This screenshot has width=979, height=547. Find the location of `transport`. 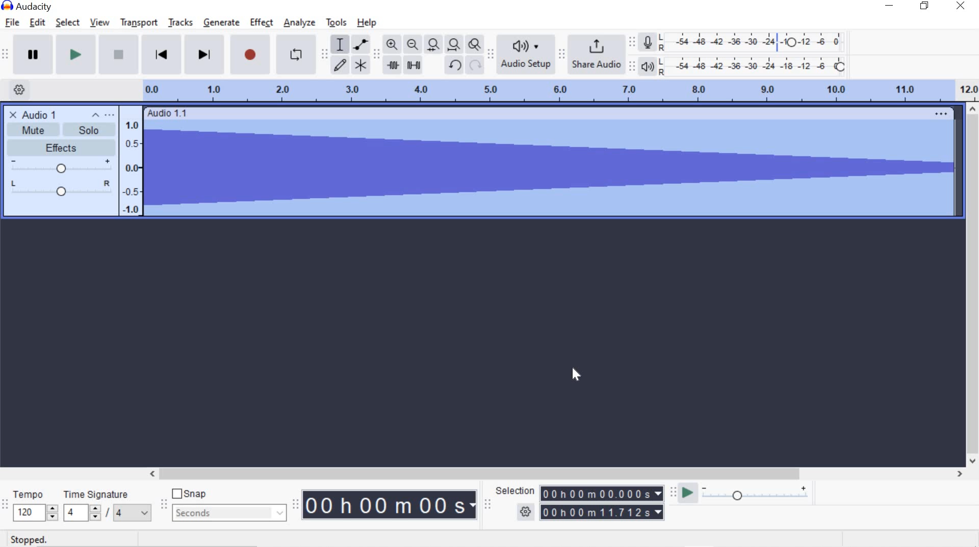

transport is located at coordinates (138, 21).